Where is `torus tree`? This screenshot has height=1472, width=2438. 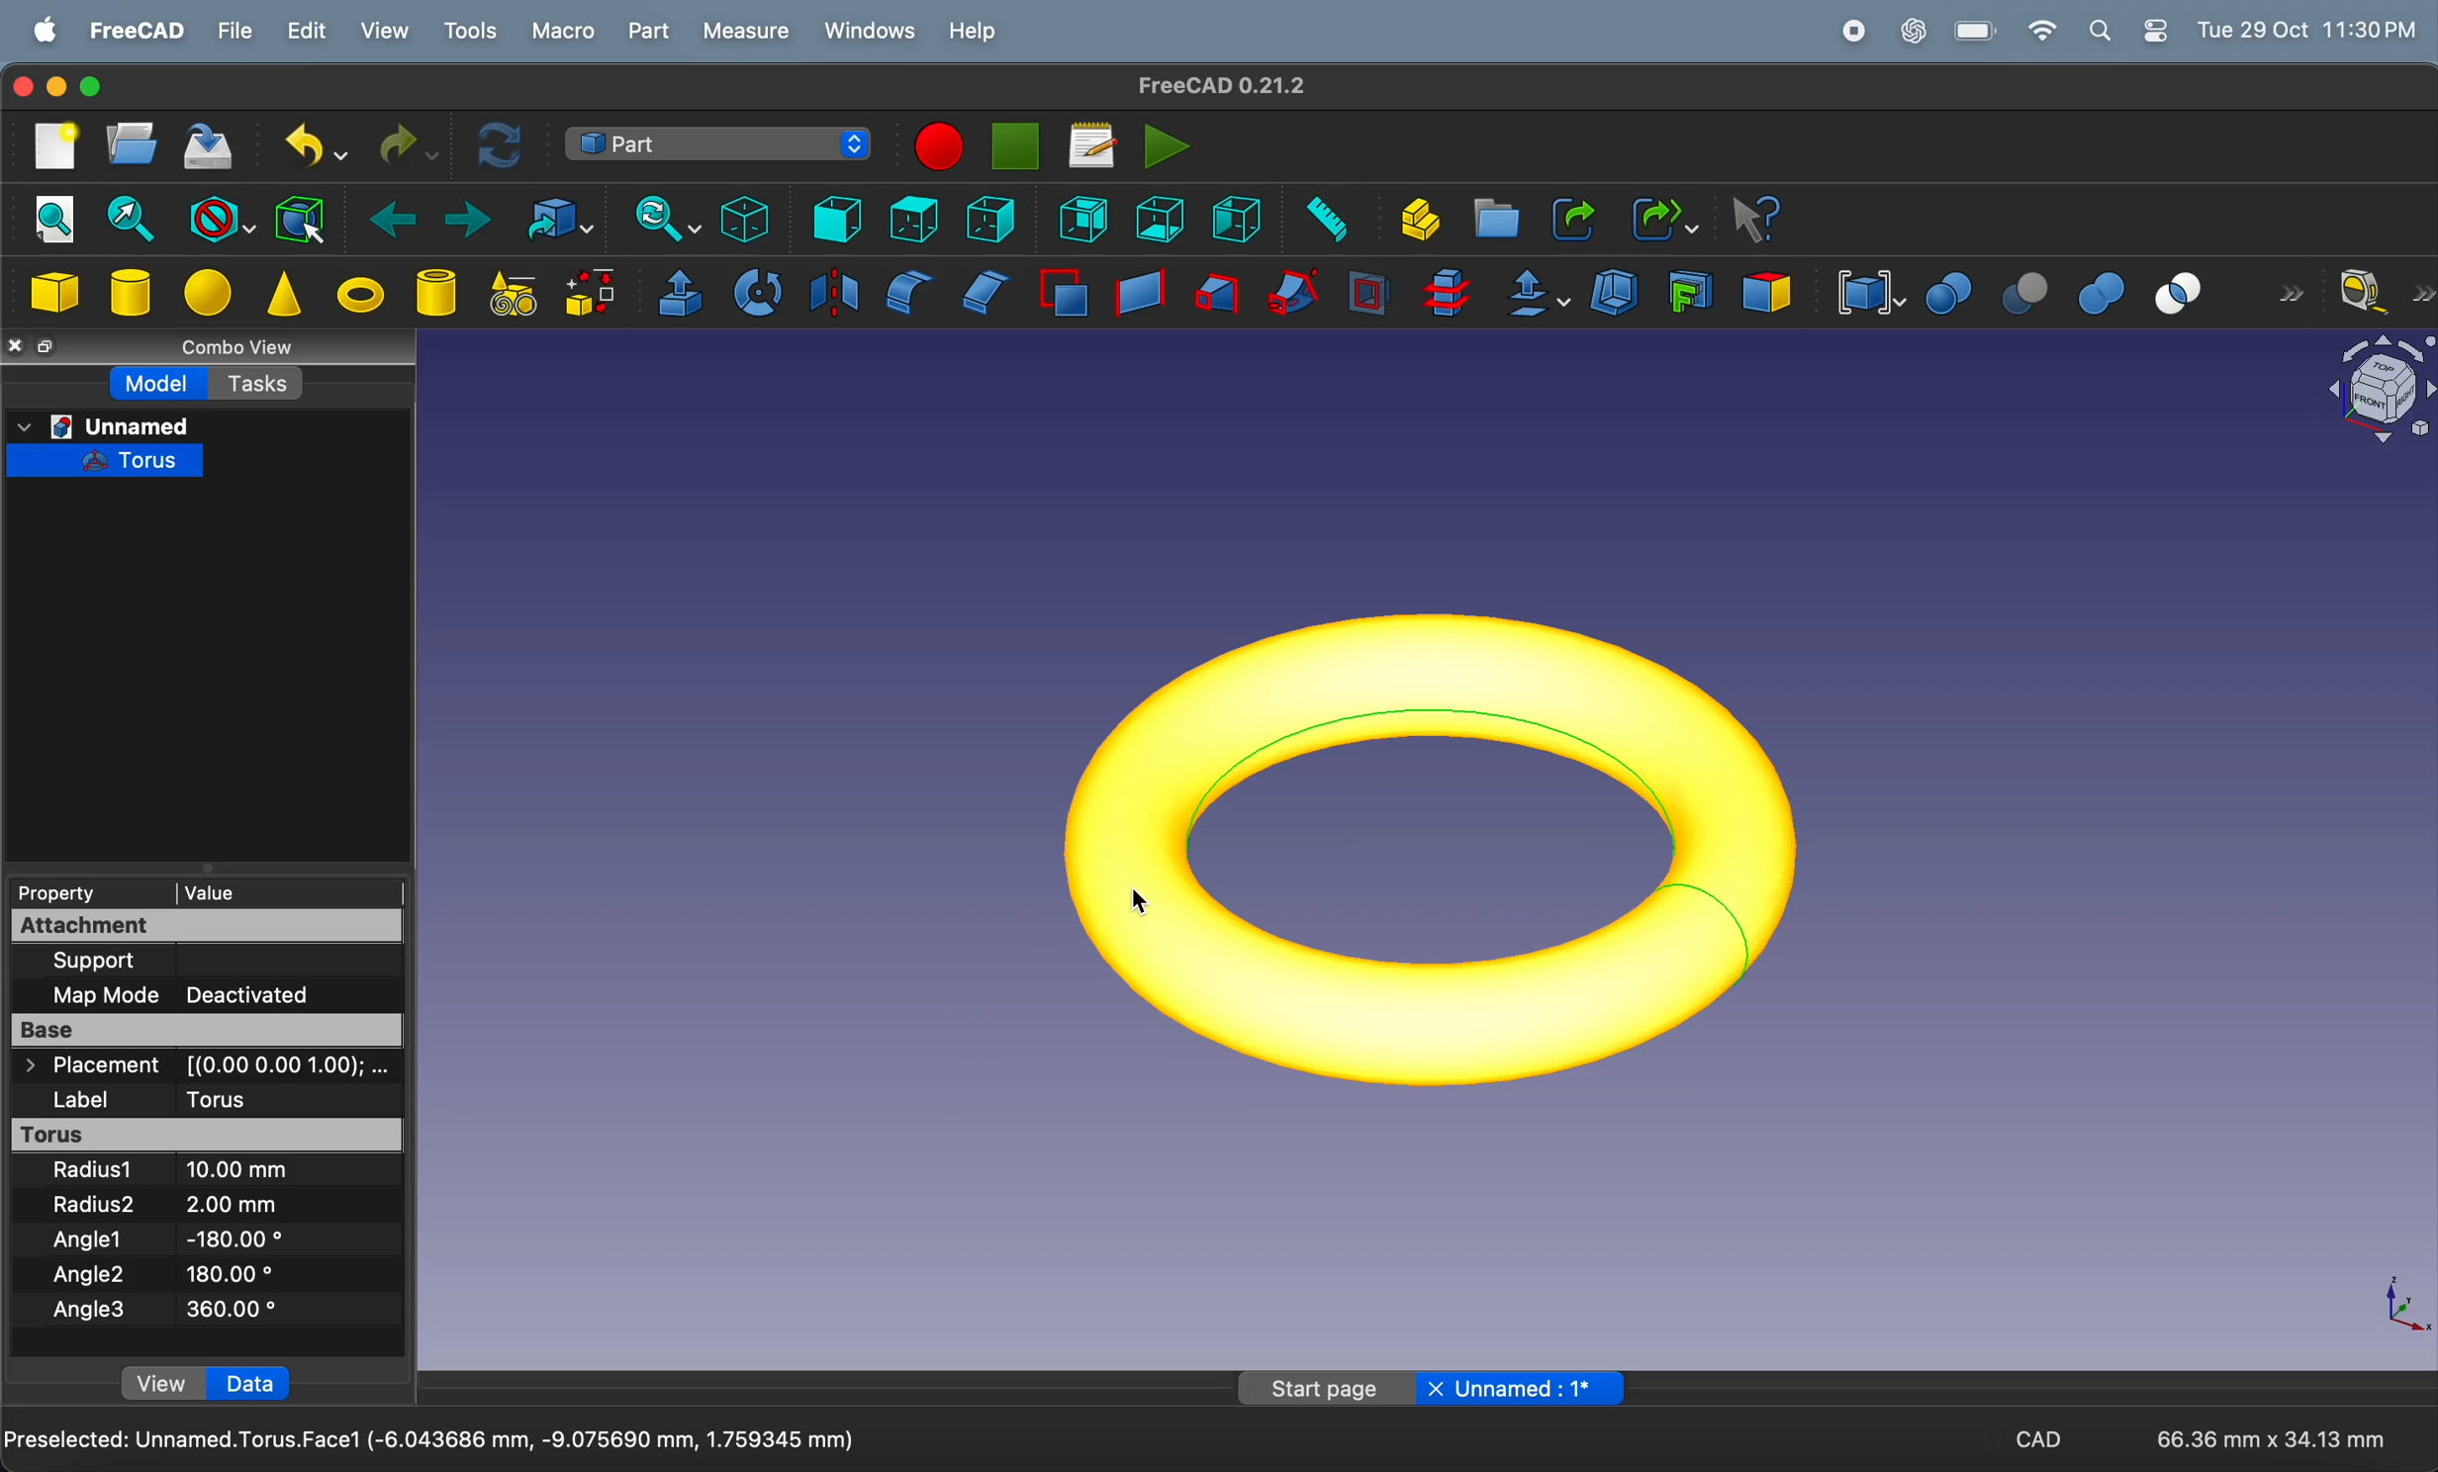 torus tree is located at coordinates (106, 464).